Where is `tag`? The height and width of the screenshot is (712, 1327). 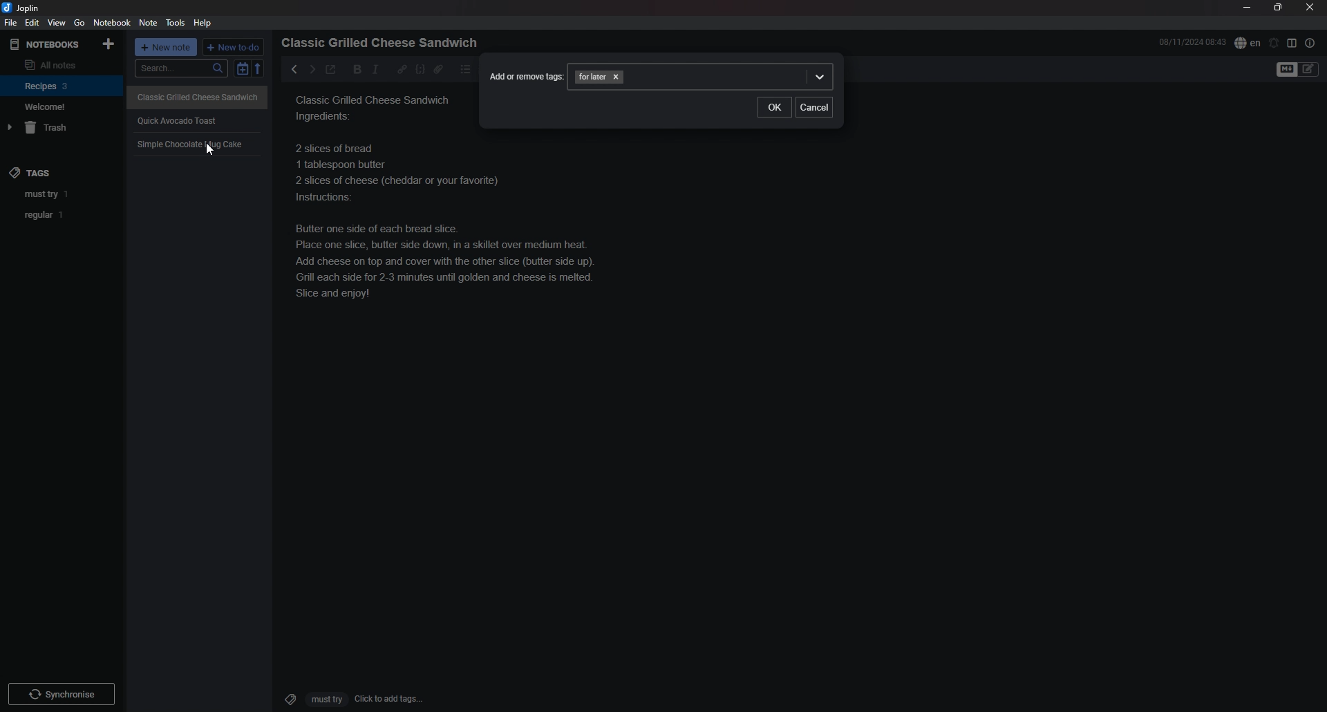
tag is located at coordinates (64, 215).